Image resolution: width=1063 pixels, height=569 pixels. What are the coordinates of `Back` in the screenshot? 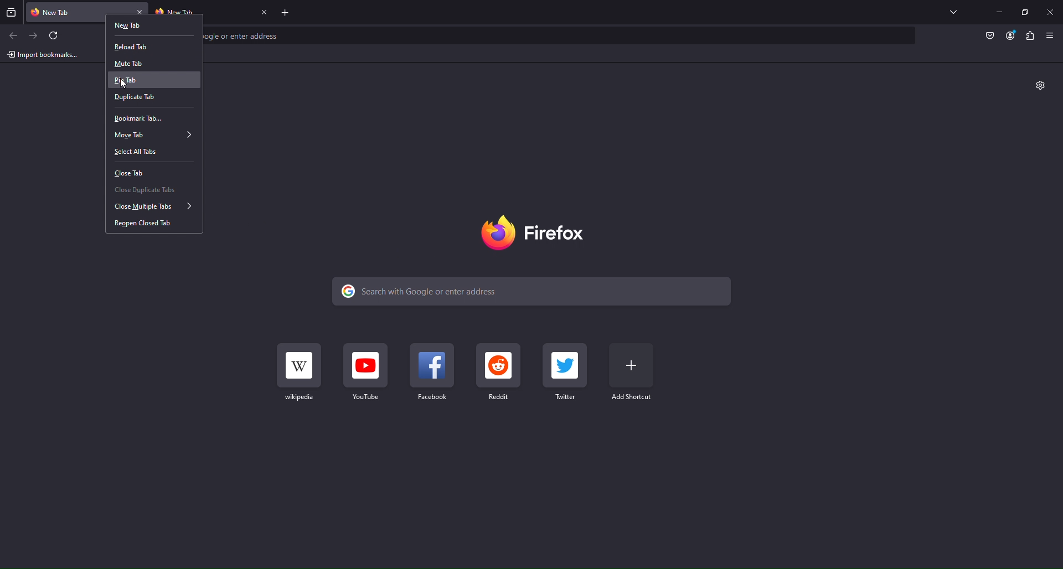 It's located at (13, 35).